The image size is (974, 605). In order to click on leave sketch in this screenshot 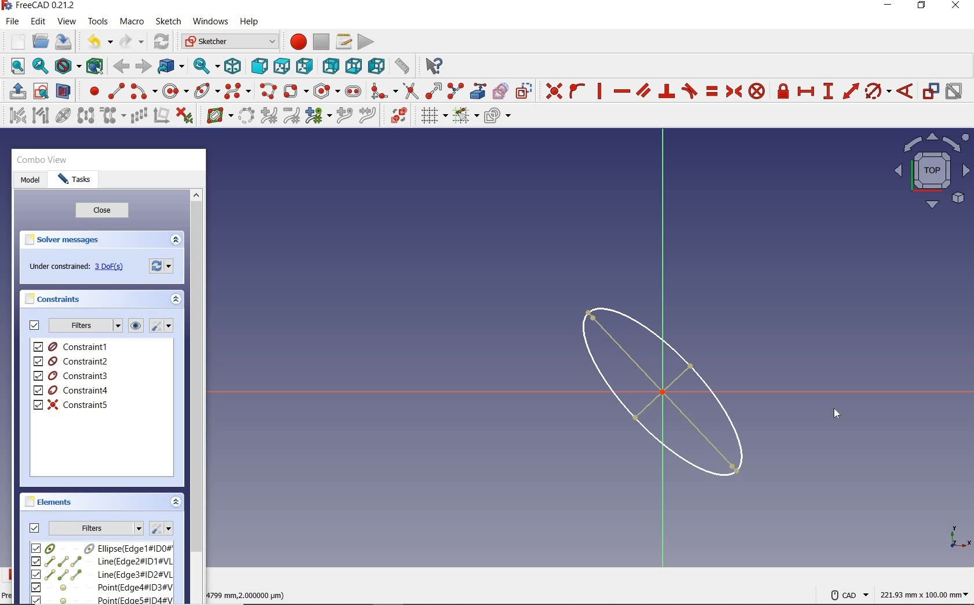, I will do `click(15, 91)`.